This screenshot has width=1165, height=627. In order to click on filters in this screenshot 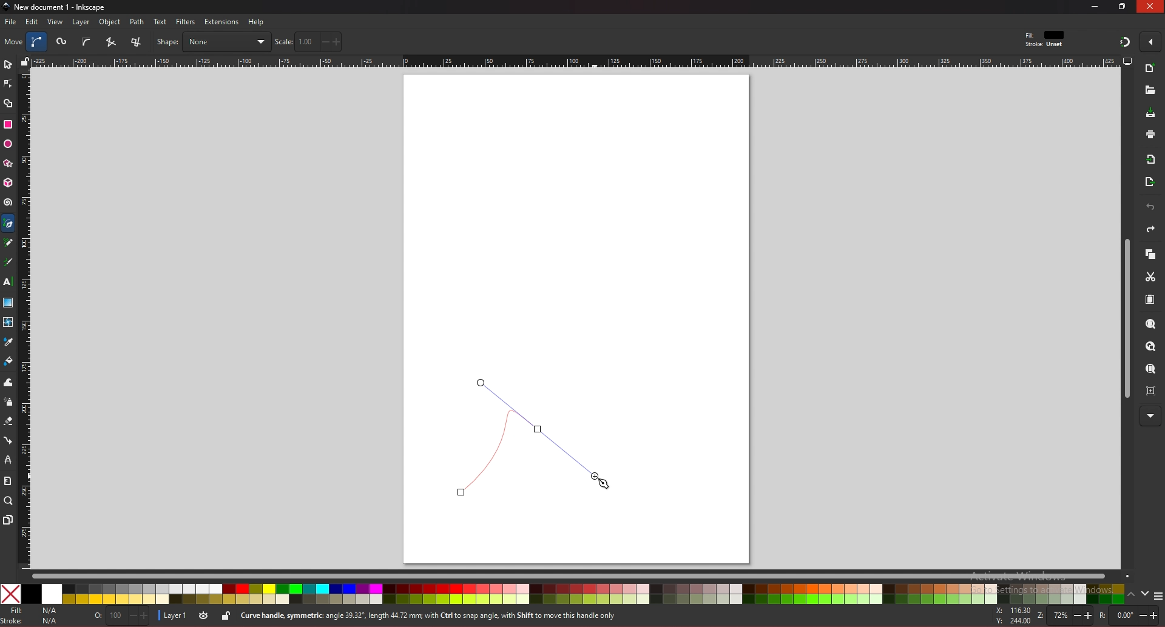, I will do `click(186, 22)`.